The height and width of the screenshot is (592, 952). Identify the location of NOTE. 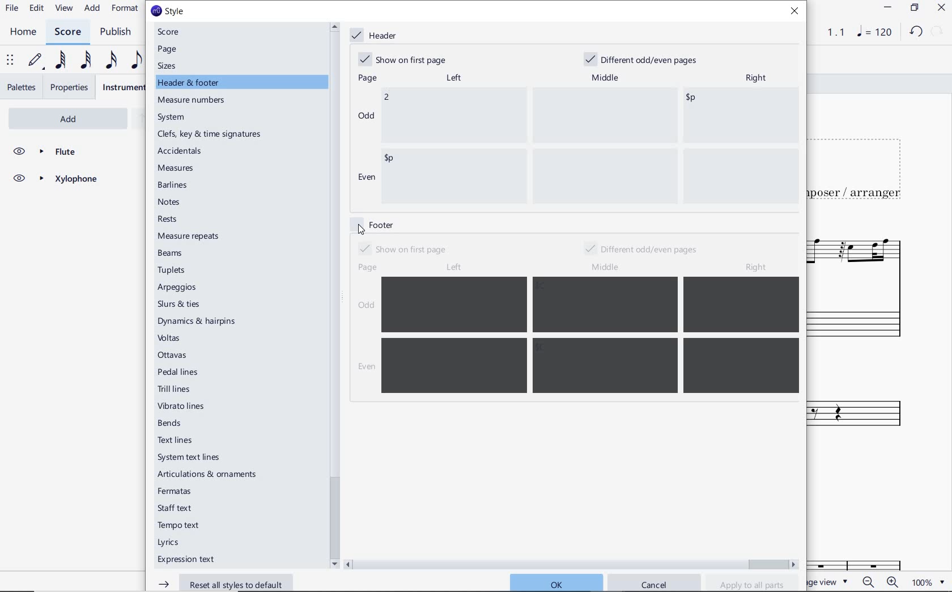
(873, 33).